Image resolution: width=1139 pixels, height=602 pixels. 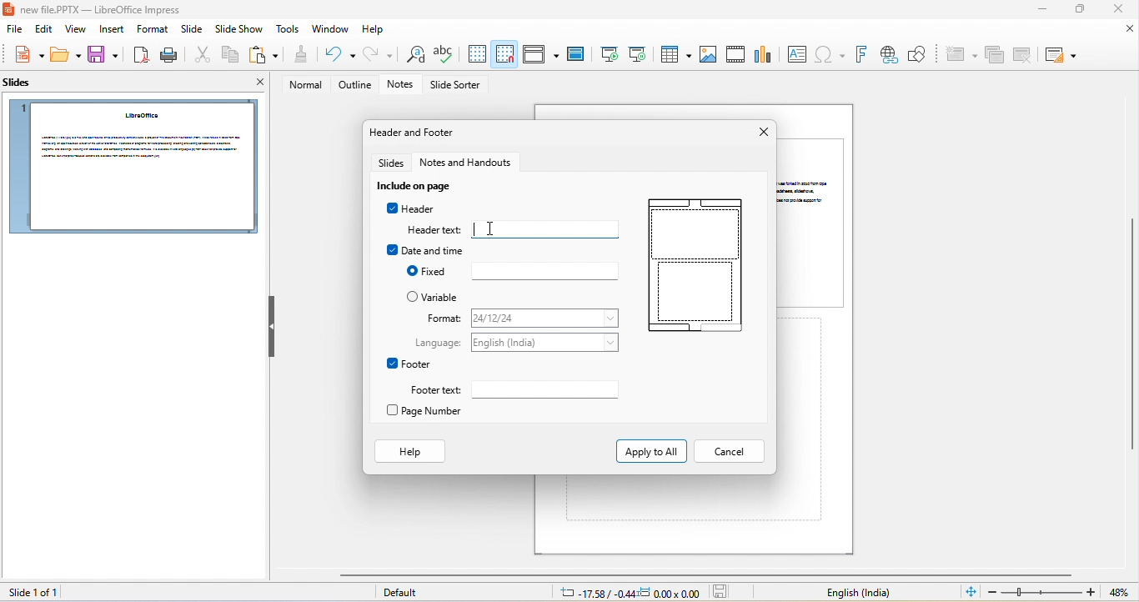 I want to click on slides, so click(x=23, y=86).